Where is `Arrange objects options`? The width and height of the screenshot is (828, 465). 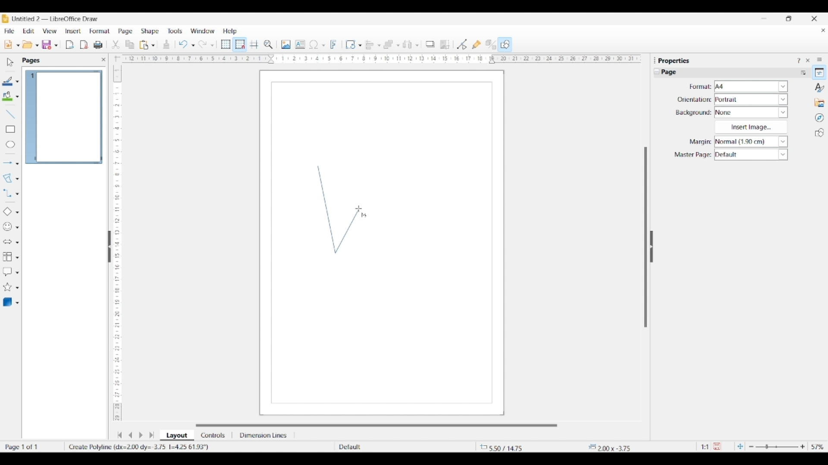 Arrange objects options is located at coordinates (398, 46).